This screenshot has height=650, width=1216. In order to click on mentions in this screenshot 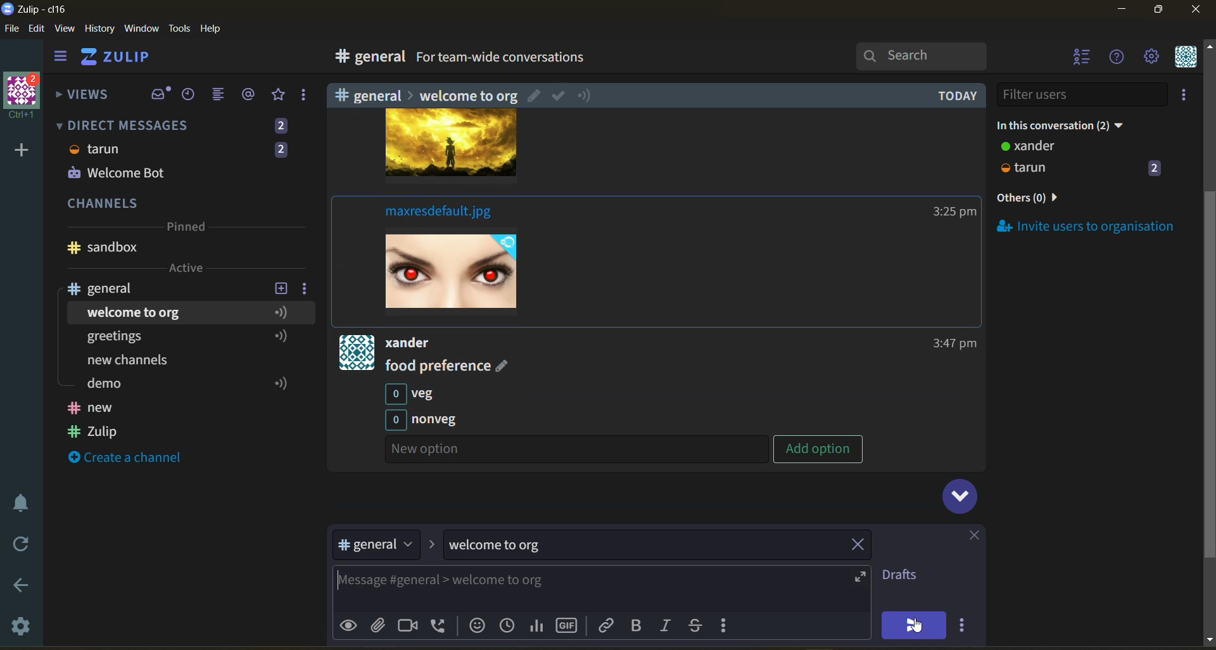, I will do `click(251, 94)`.